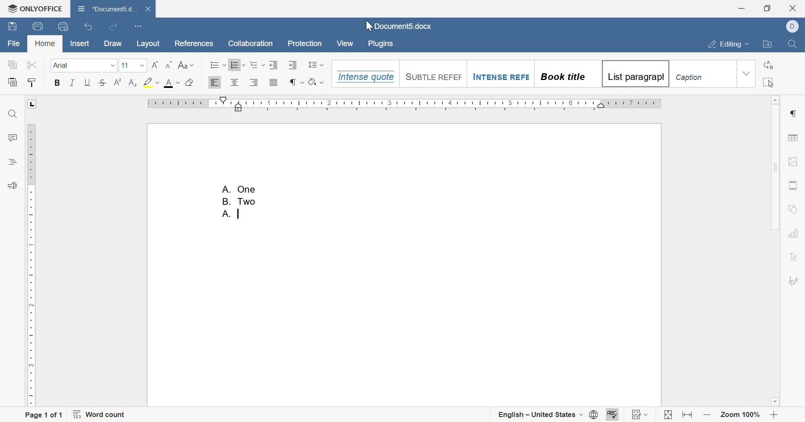 The width and height of the screenshot is (805, 422). I want to click on word count, so click(100, 414).